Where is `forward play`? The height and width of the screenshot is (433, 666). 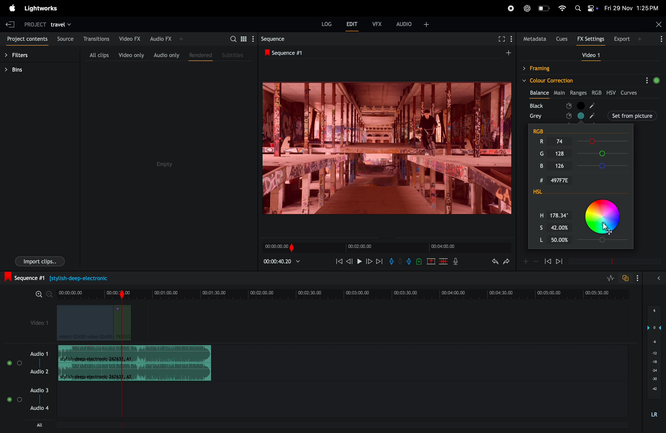
forward play is located at coordinates (379, 262).